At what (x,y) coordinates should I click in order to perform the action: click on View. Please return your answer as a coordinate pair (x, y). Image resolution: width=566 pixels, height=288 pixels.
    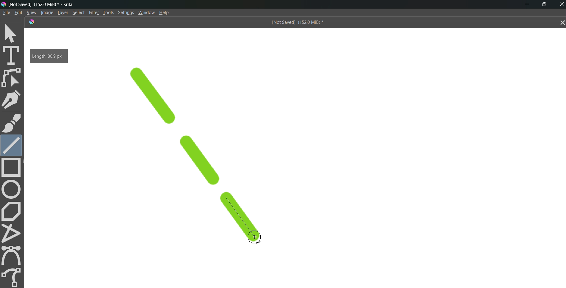
    Looking at the image, I should click on (31, 12).